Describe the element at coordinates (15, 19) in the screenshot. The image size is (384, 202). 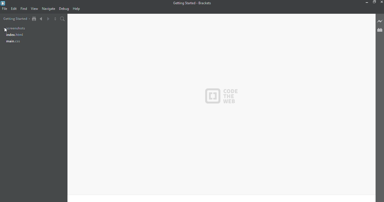
I see `getting started` at that location.